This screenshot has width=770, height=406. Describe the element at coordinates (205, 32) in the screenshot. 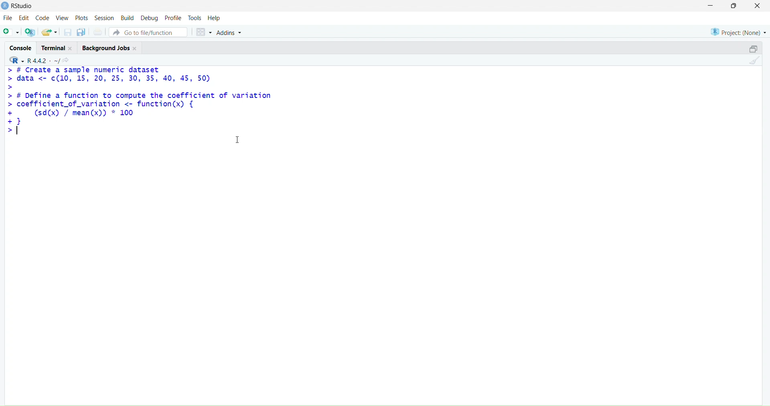

I see `grid` at that location.